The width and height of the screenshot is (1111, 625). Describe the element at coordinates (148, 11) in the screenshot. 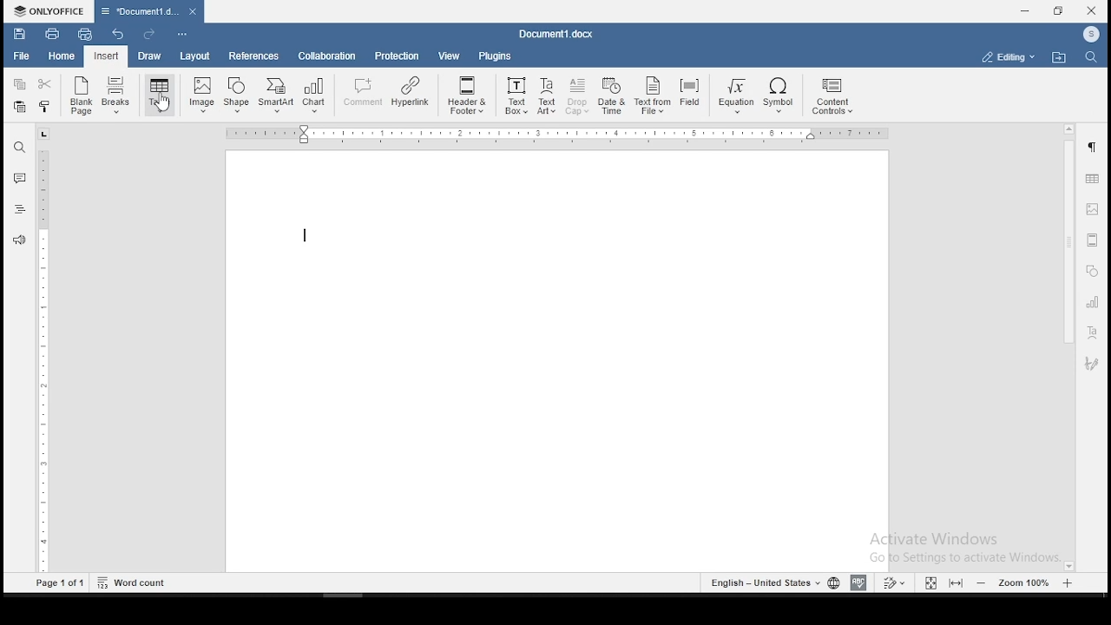

I see `Document3.docx` at that location.